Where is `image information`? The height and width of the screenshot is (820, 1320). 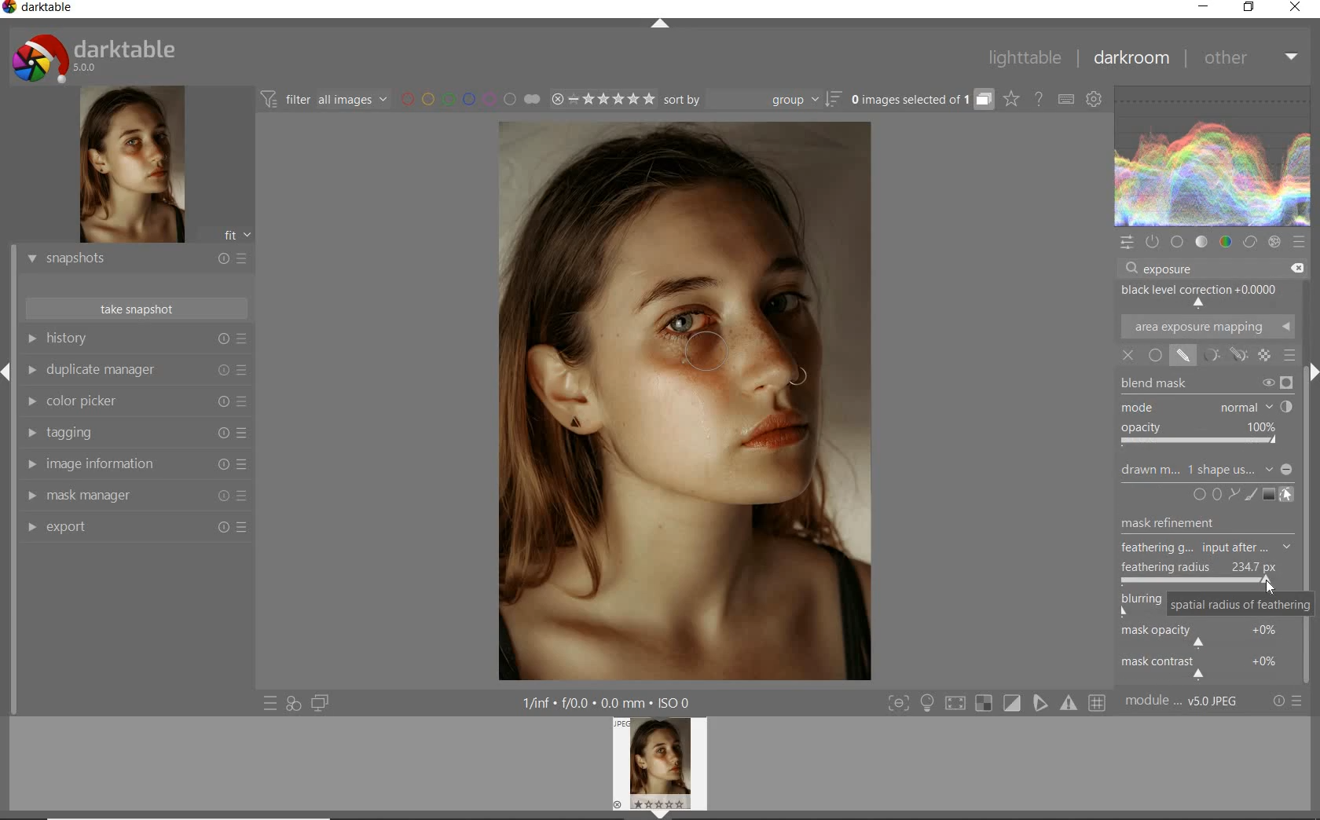 image information is located at coordinates (136, 463).